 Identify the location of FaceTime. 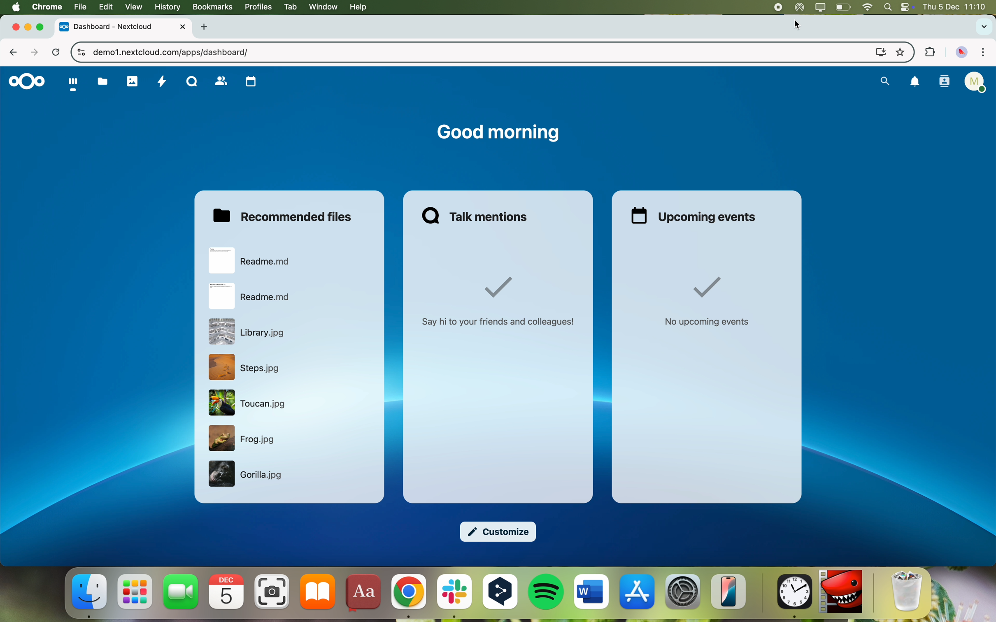
(182, 592).